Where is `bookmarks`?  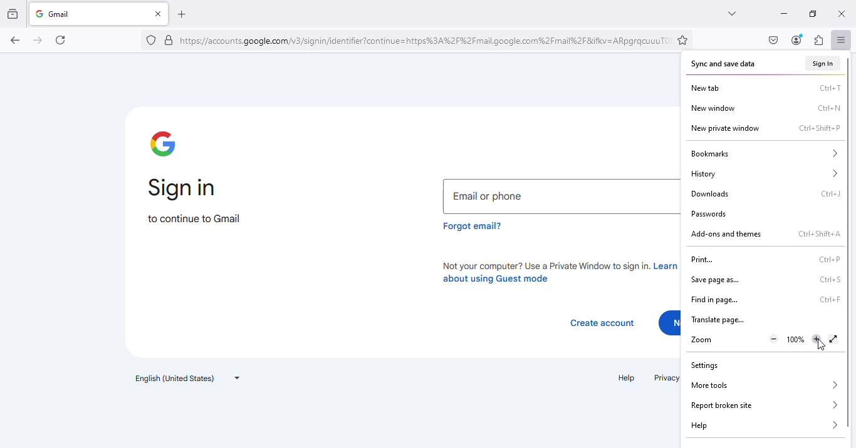
bookmarks is located at coordinates (764, 154).